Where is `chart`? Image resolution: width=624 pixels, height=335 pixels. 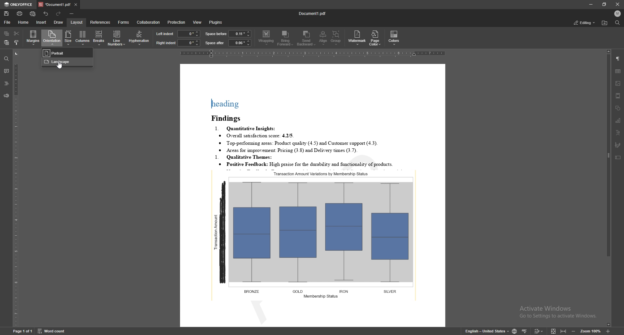
chart is located at coordinates (618, 120).